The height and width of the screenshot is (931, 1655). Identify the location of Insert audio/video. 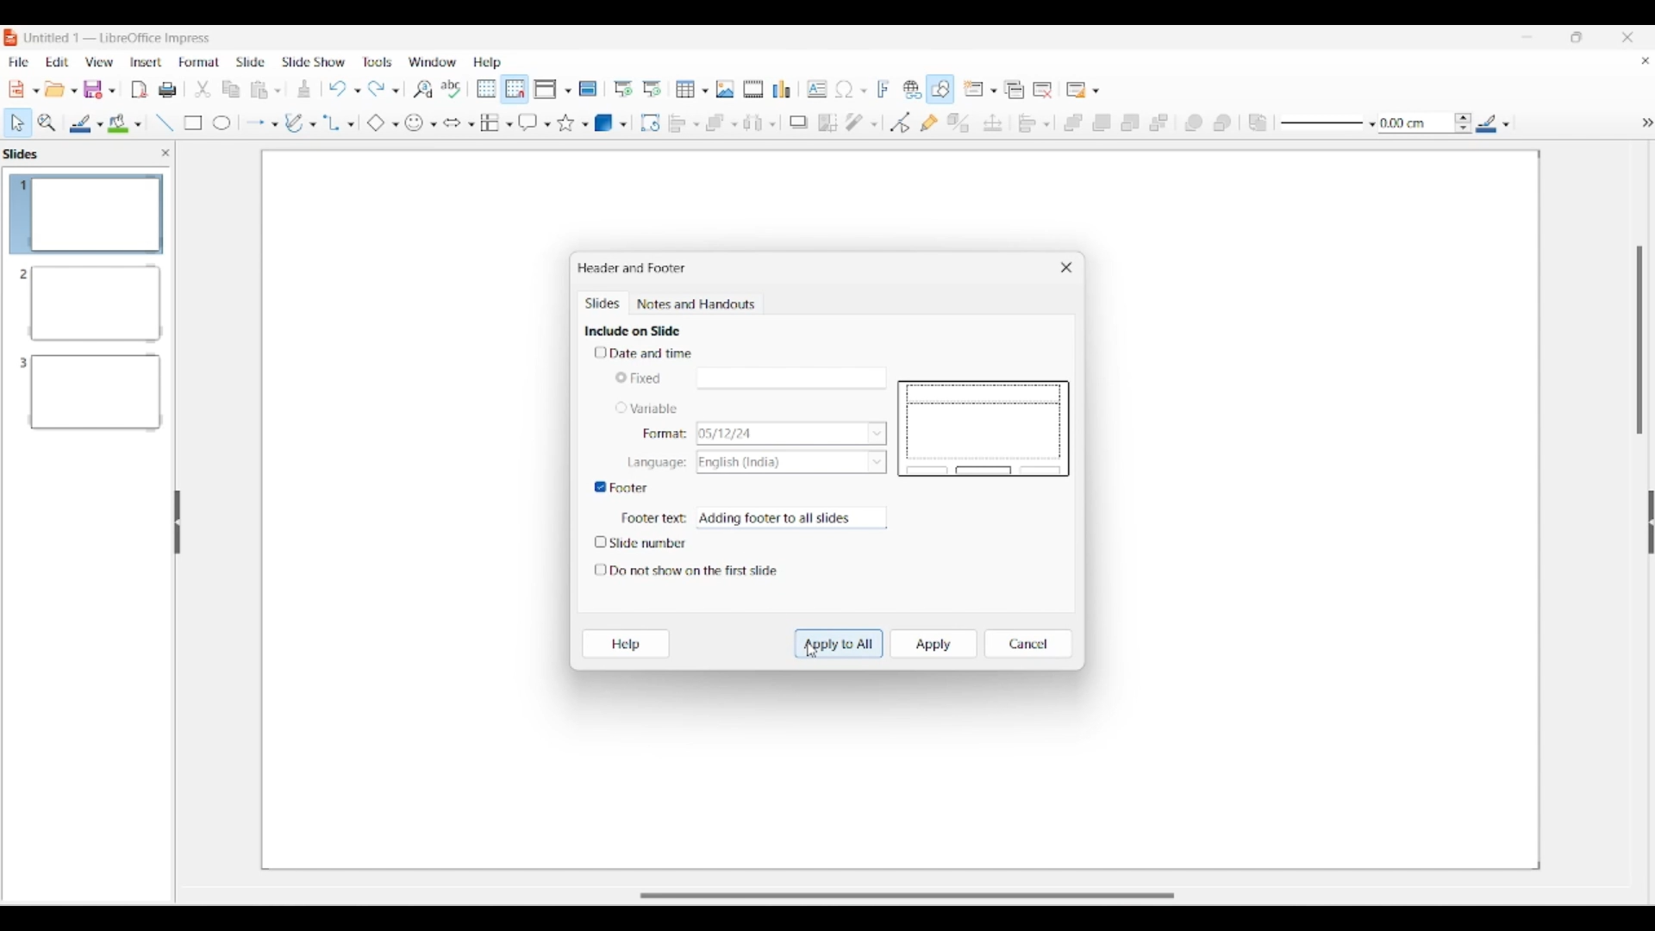
(753, 89).